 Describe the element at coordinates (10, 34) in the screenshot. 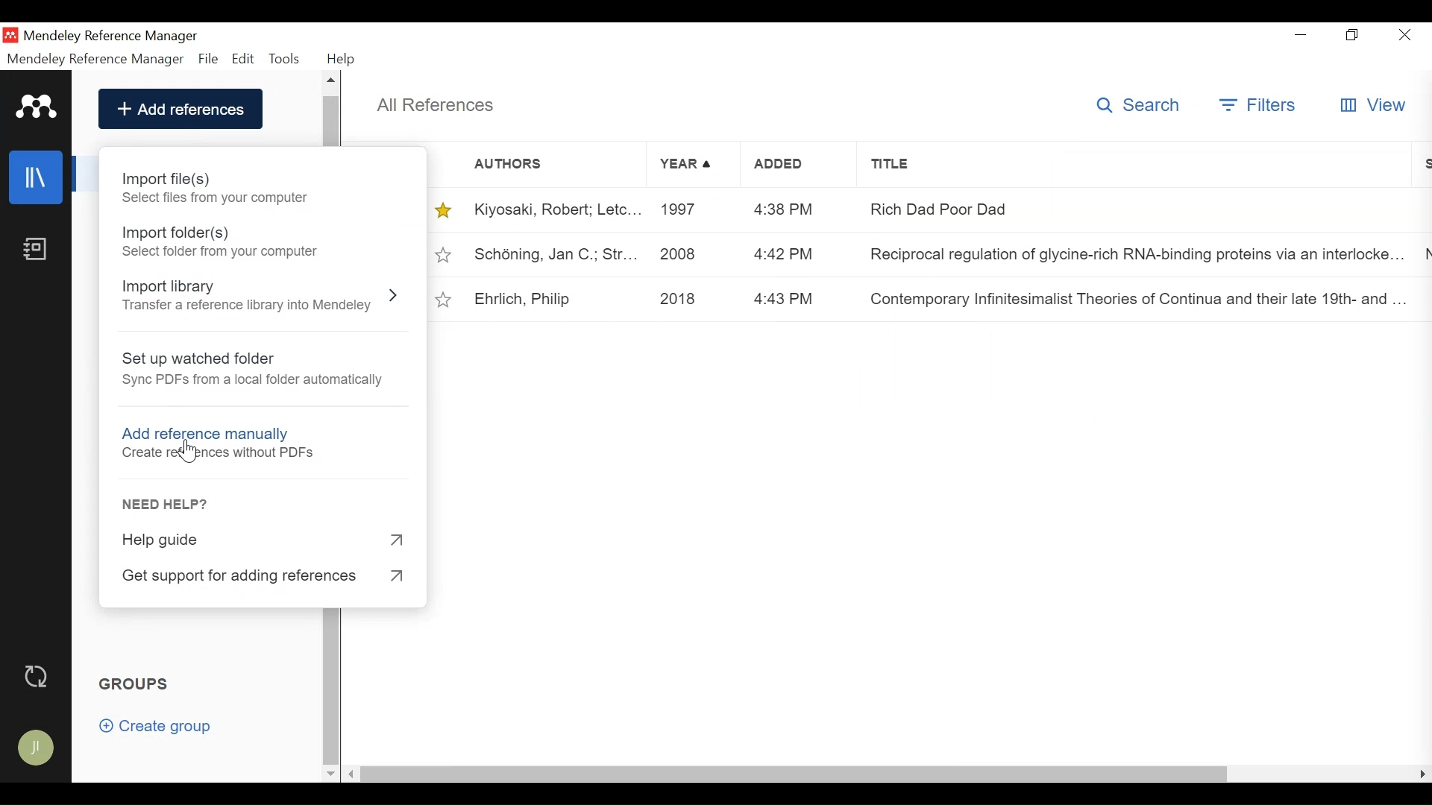

I see `Mendeley Desktop icon` at that location.